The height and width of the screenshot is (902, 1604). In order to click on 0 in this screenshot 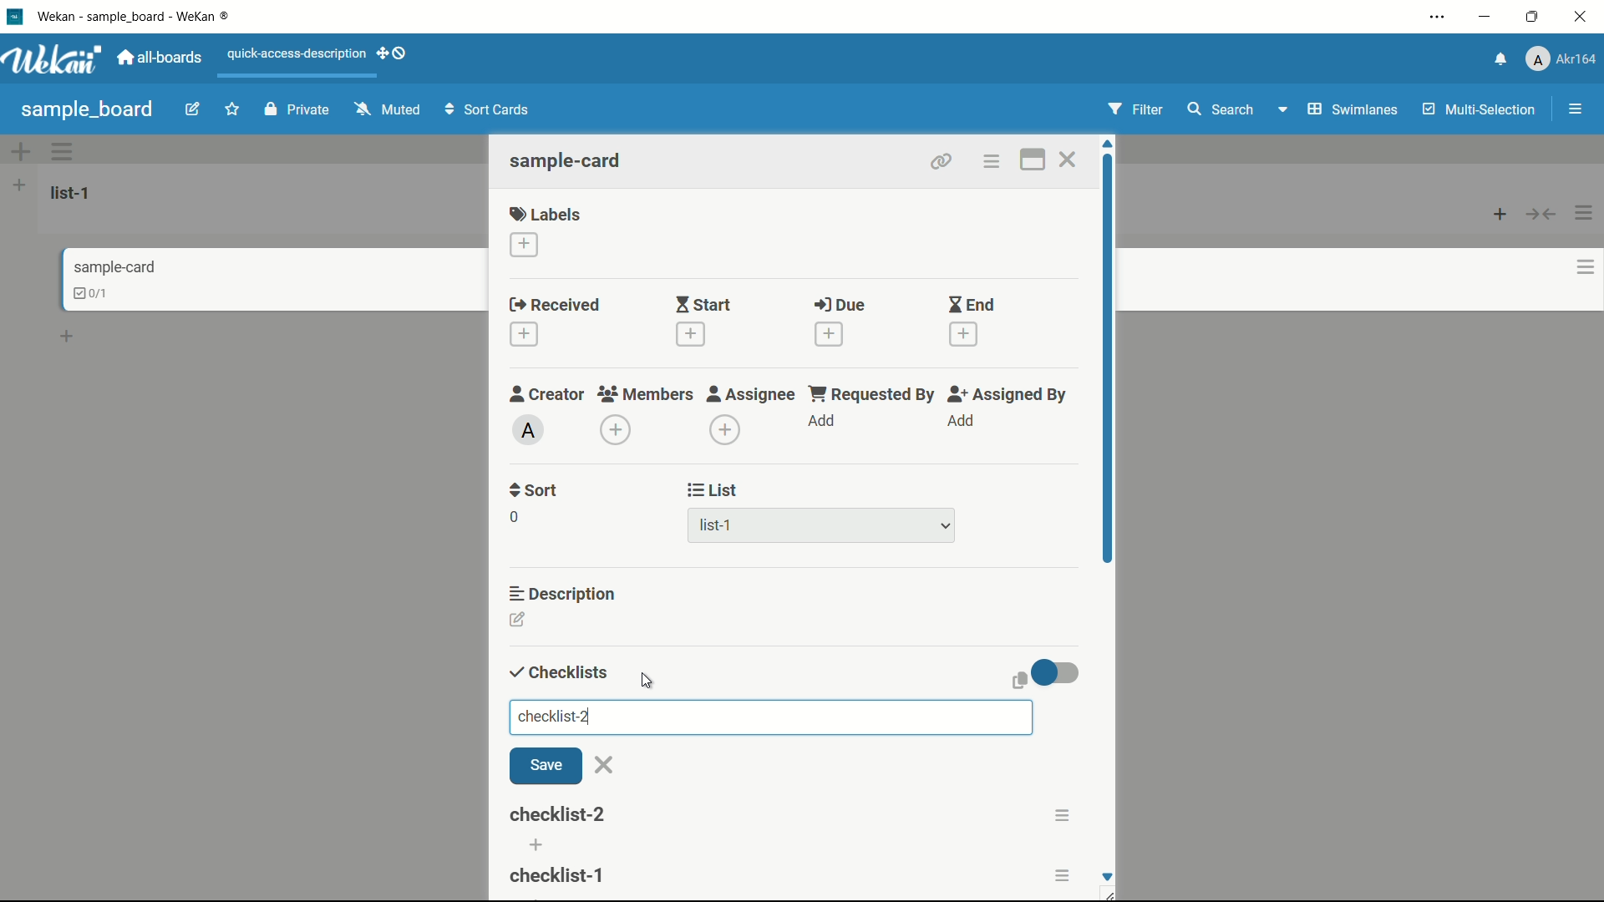, I will do `click(514, 517)`.